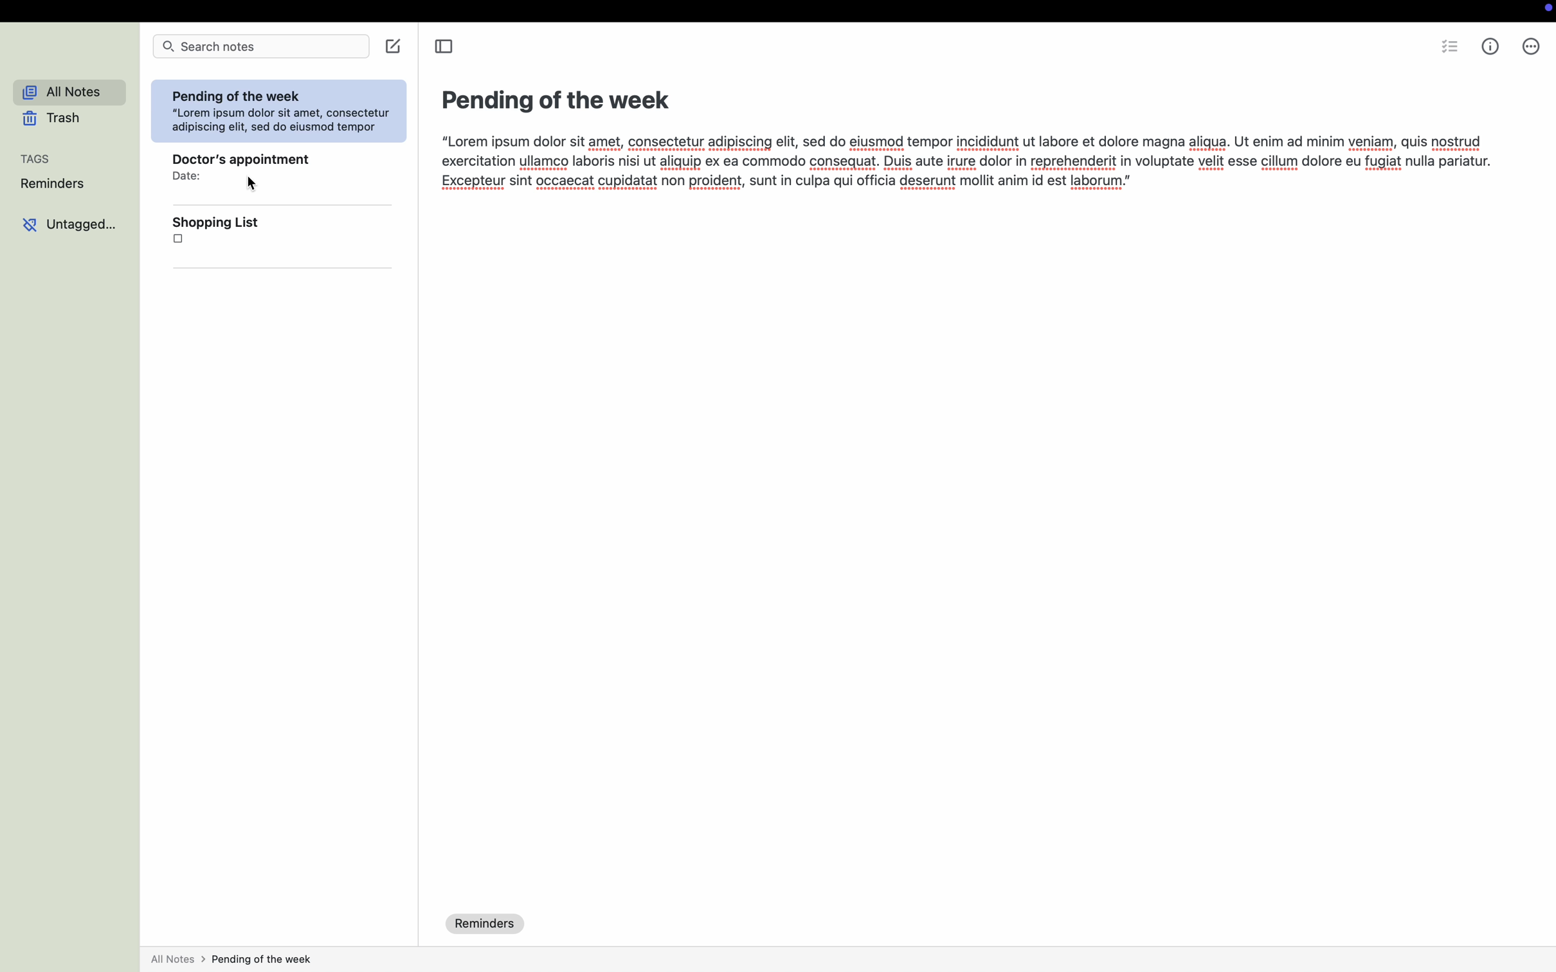  I want to click on create new note, so click(397, 47).